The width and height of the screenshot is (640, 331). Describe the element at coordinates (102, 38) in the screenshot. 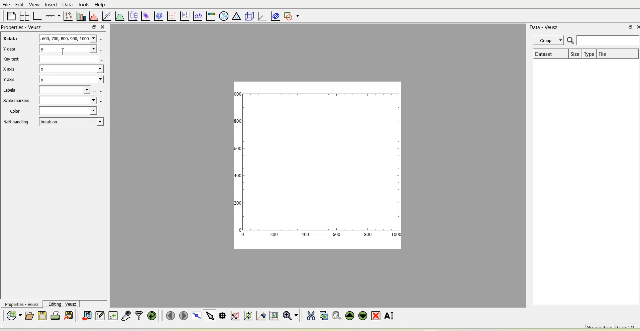

I see `select using dataset browser` at that location.